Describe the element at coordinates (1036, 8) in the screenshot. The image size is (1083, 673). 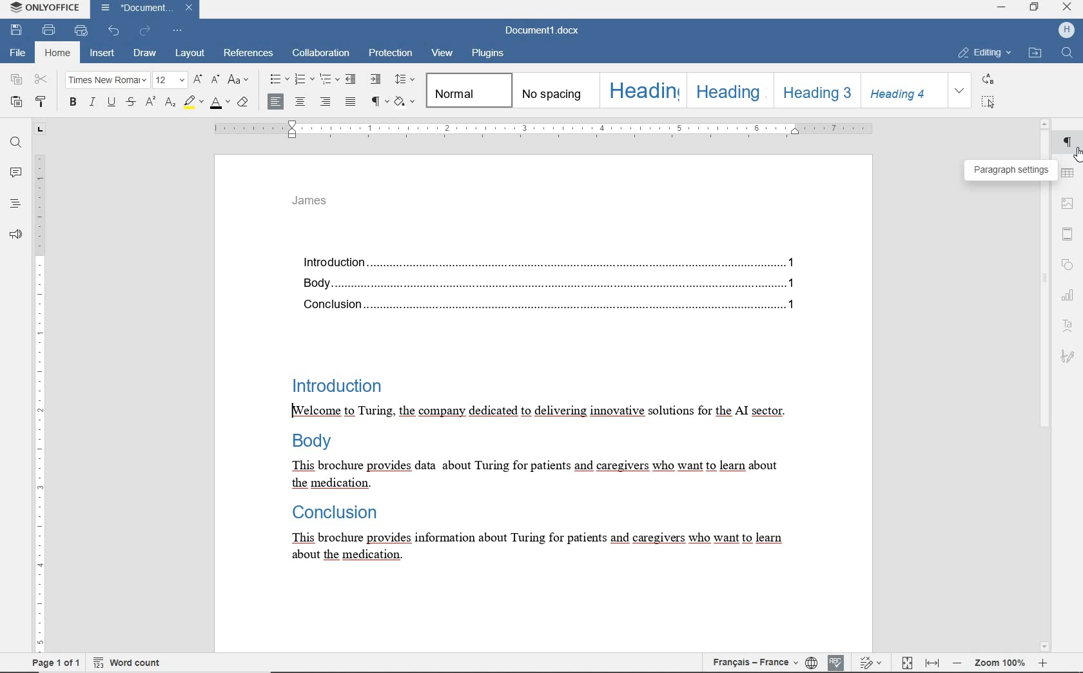
I see `restore down` at that location.